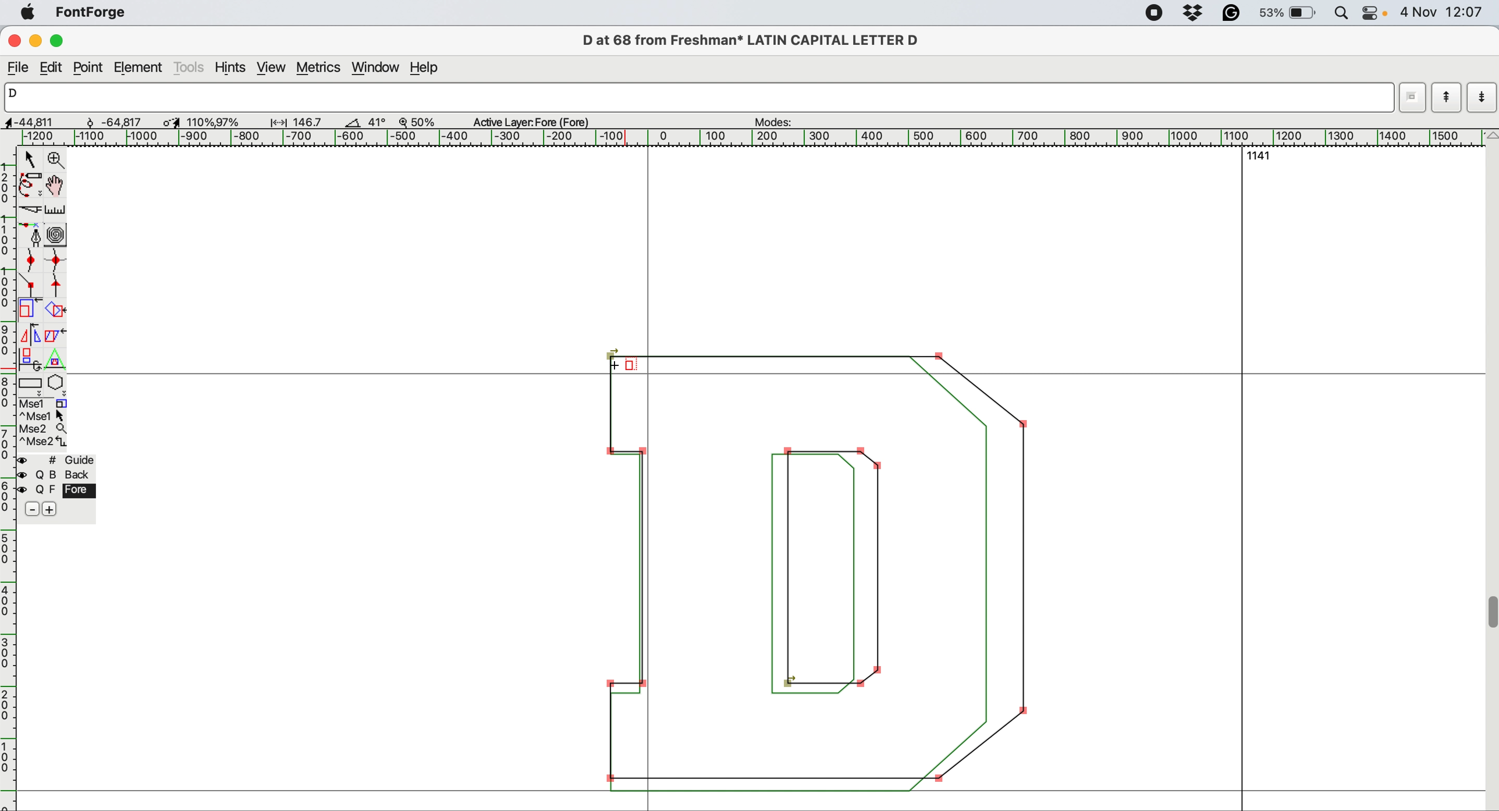 The image size is (1499, 811). What do you see at coordinates (19, 68) in the screenshot?
I see `file` at bounding box center [19, 68].